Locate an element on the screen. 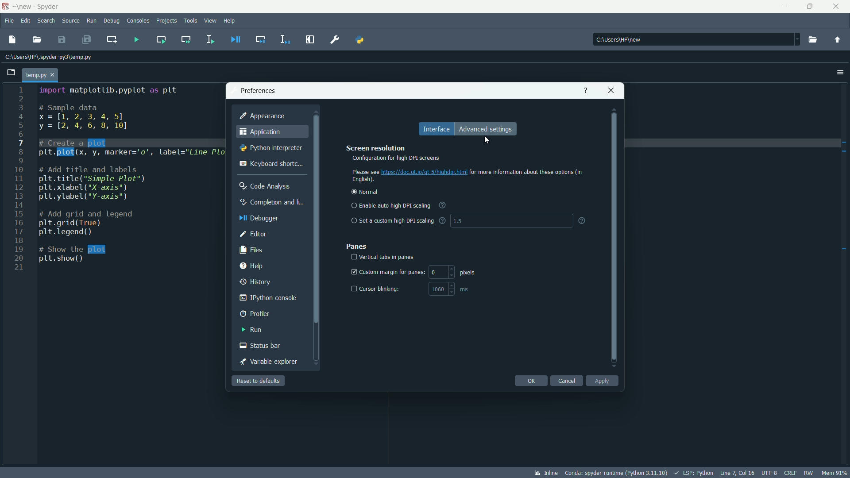 This screenshot has width=850, height=478. check box is located at coordinates (353, 257).